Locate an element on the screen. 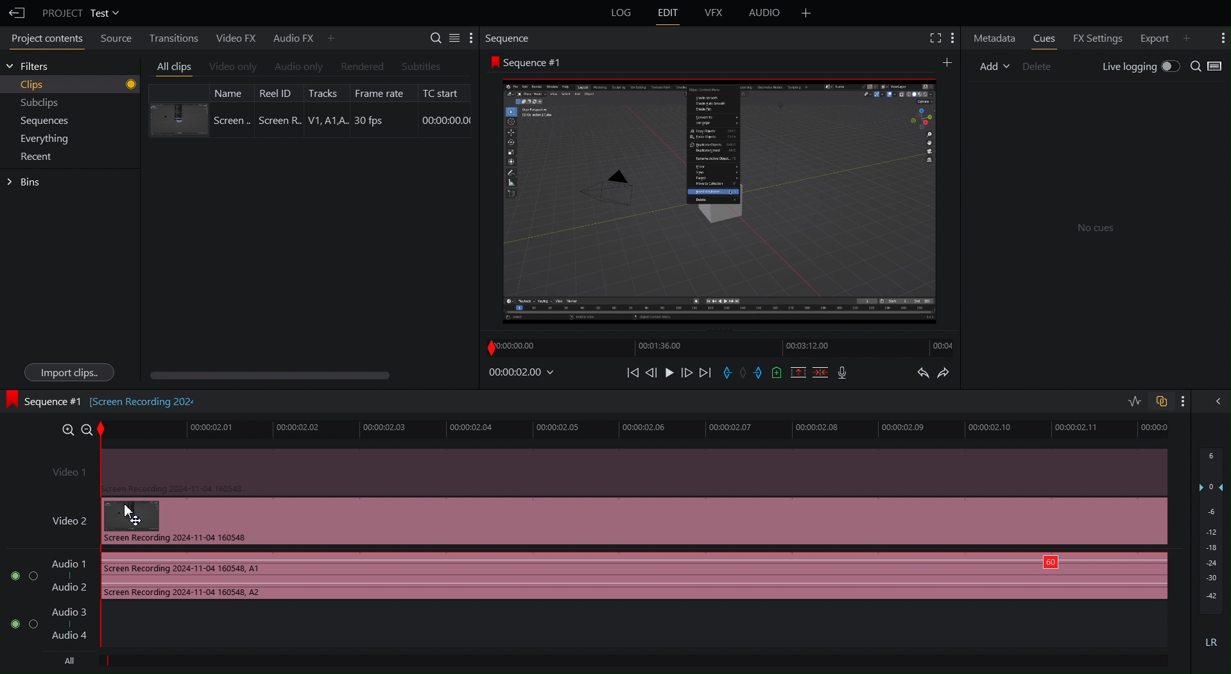 This screenshot has width=1231, height=674. Audio Levels is located at coordinates (1211, 553).